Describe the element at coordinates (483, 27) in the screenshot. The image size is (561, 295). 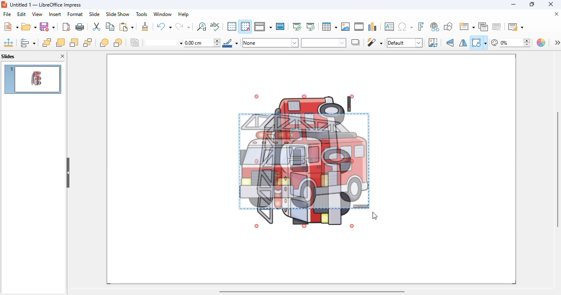
I see `duplicate slide` at that location.